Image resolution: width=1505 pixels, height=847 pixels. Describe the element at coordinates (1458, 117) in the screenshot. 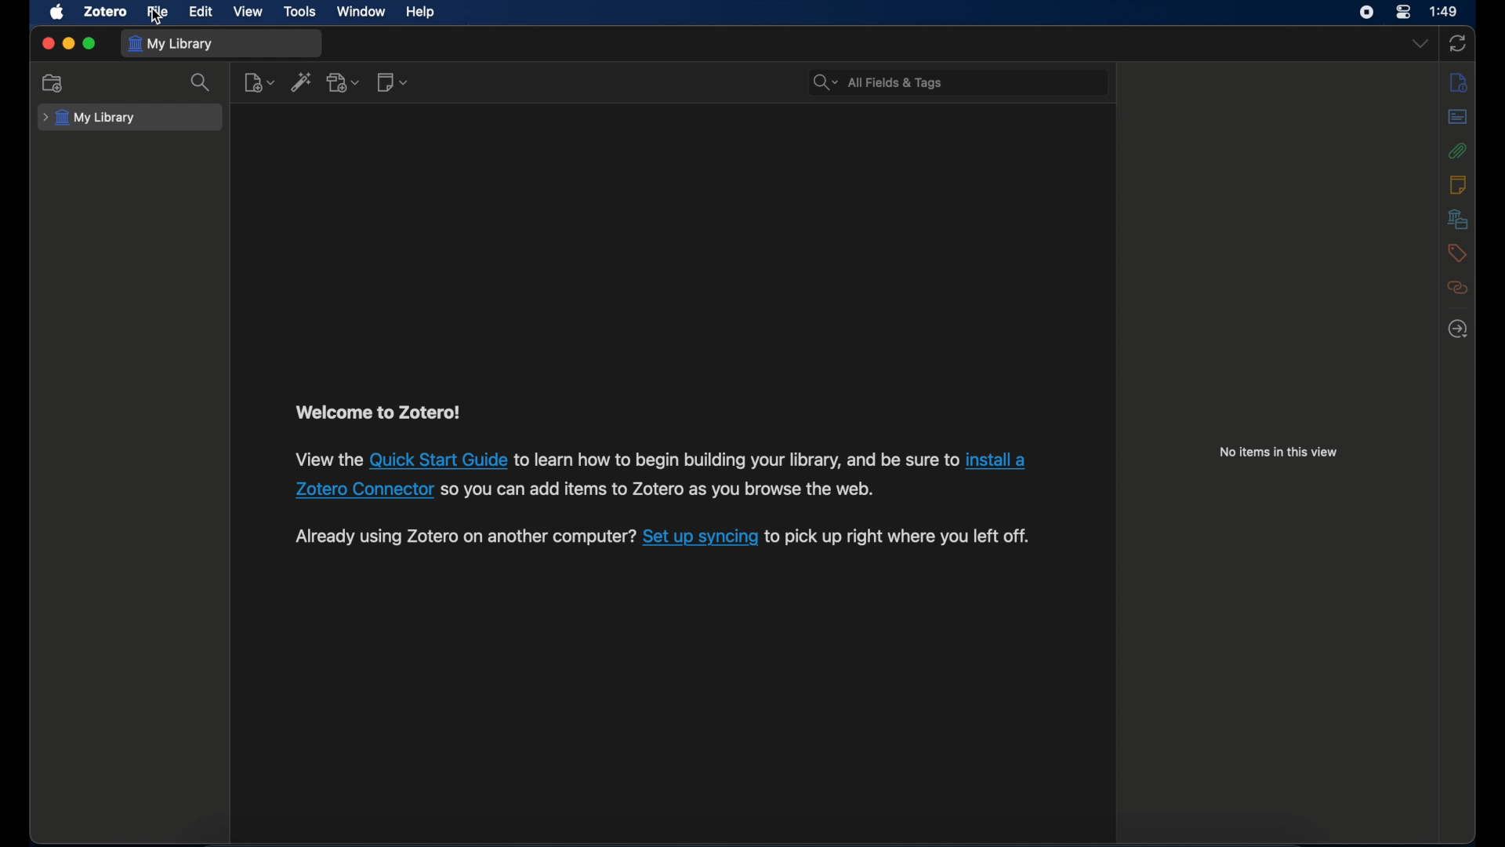

I see `abstract` at that location.